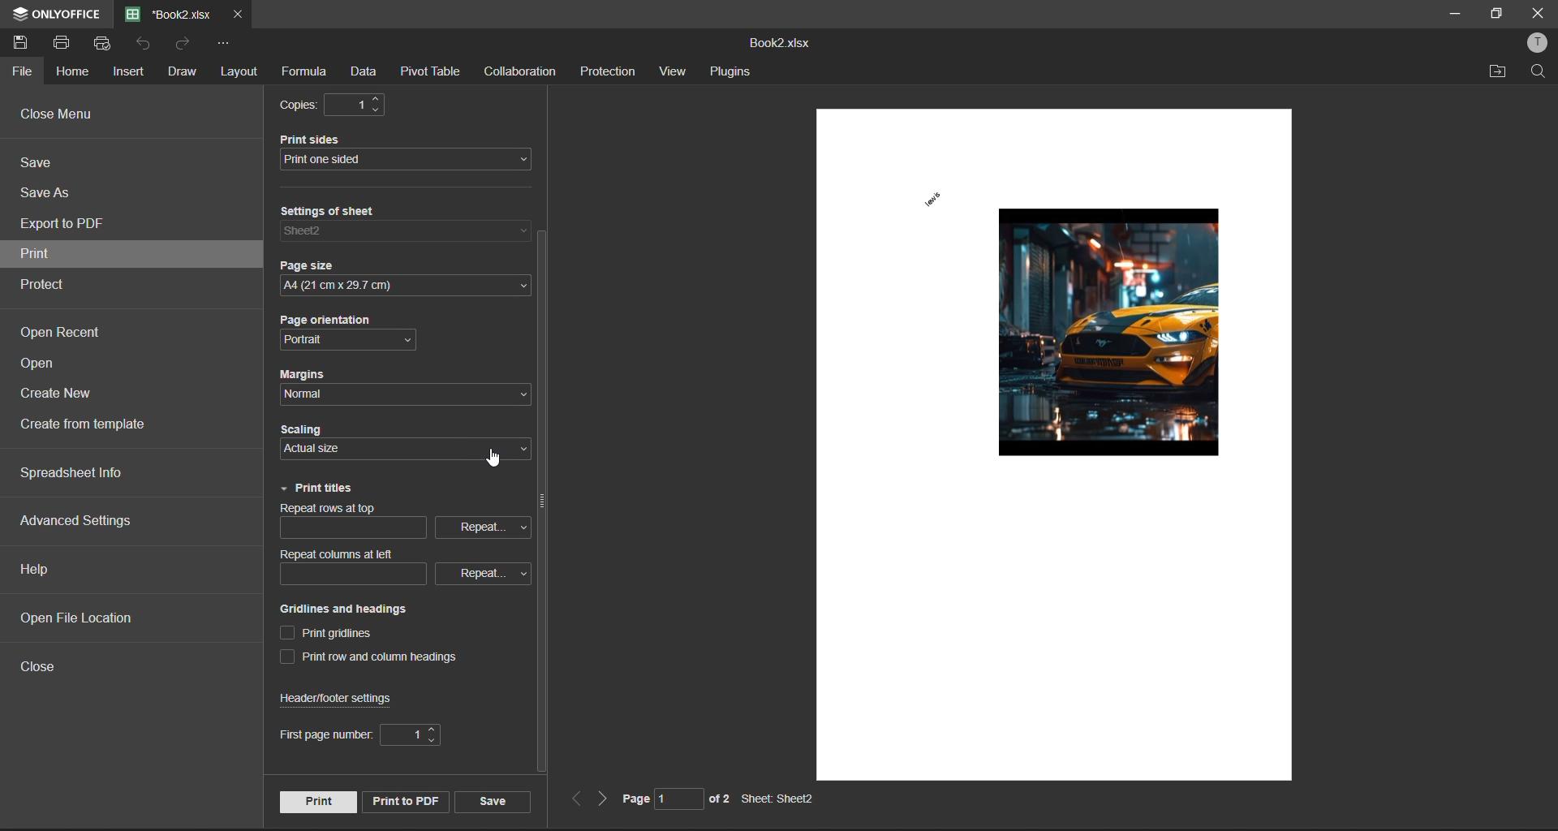  I want to click on open file location, so click(88, 620).